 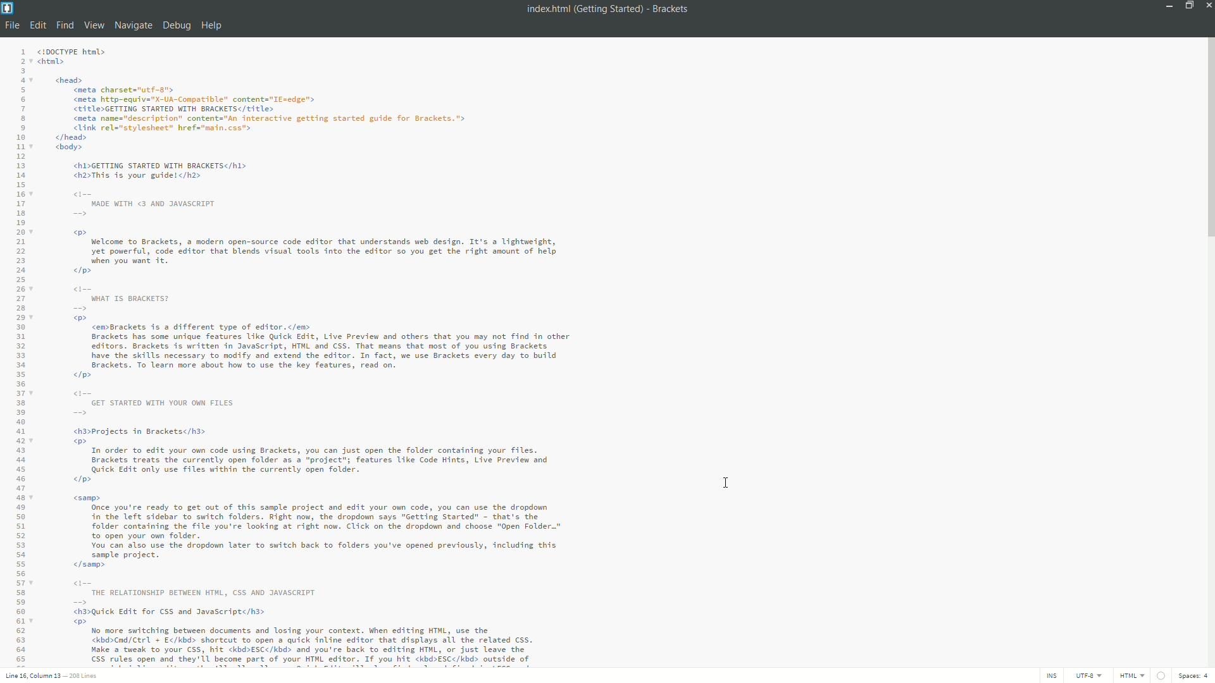 What do you see at coordinates (11, 25) in the screenshot?
I see `file menu` at bounding box center [11, 25].